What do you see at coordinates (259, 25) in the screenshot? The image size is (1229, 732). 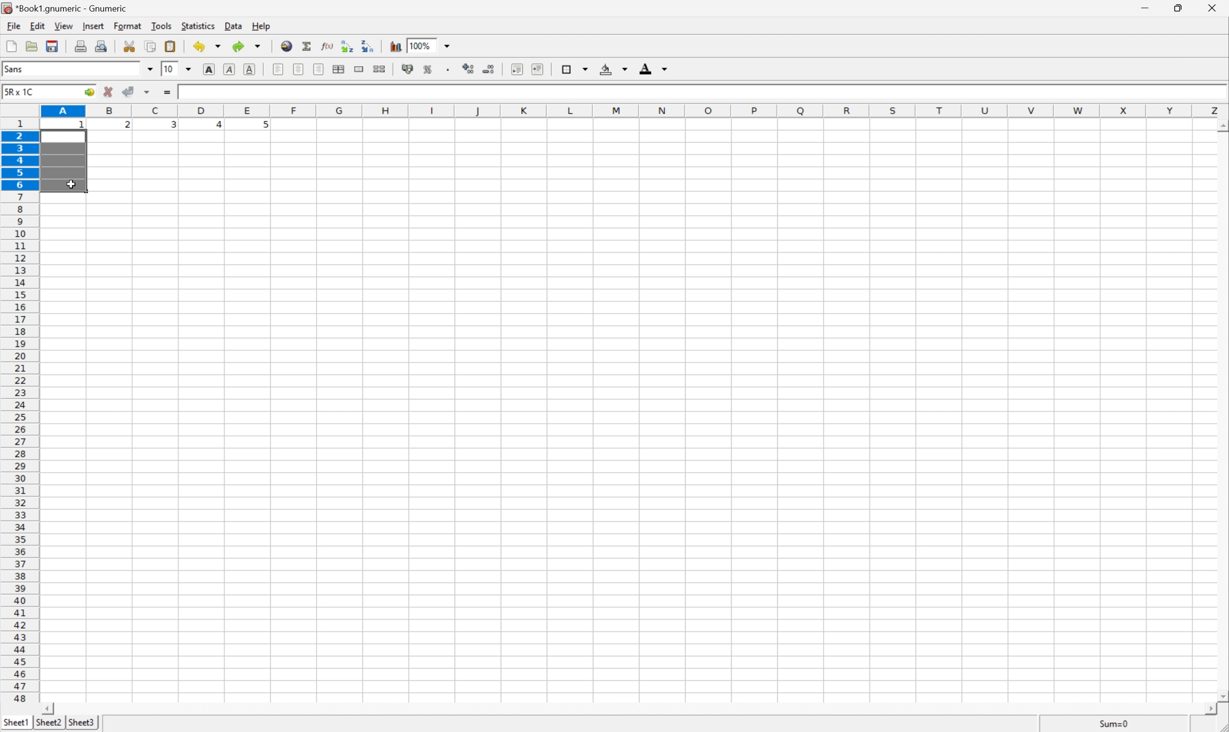 I see `help` at bounding box center [259, 25].